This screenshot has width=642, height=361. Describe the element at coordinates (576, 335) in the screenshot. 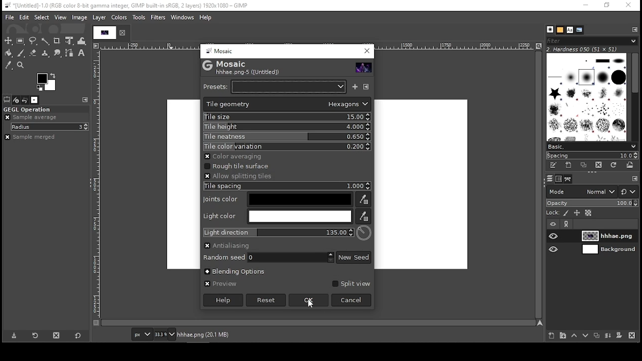

I see `move layer on step up` at that location.